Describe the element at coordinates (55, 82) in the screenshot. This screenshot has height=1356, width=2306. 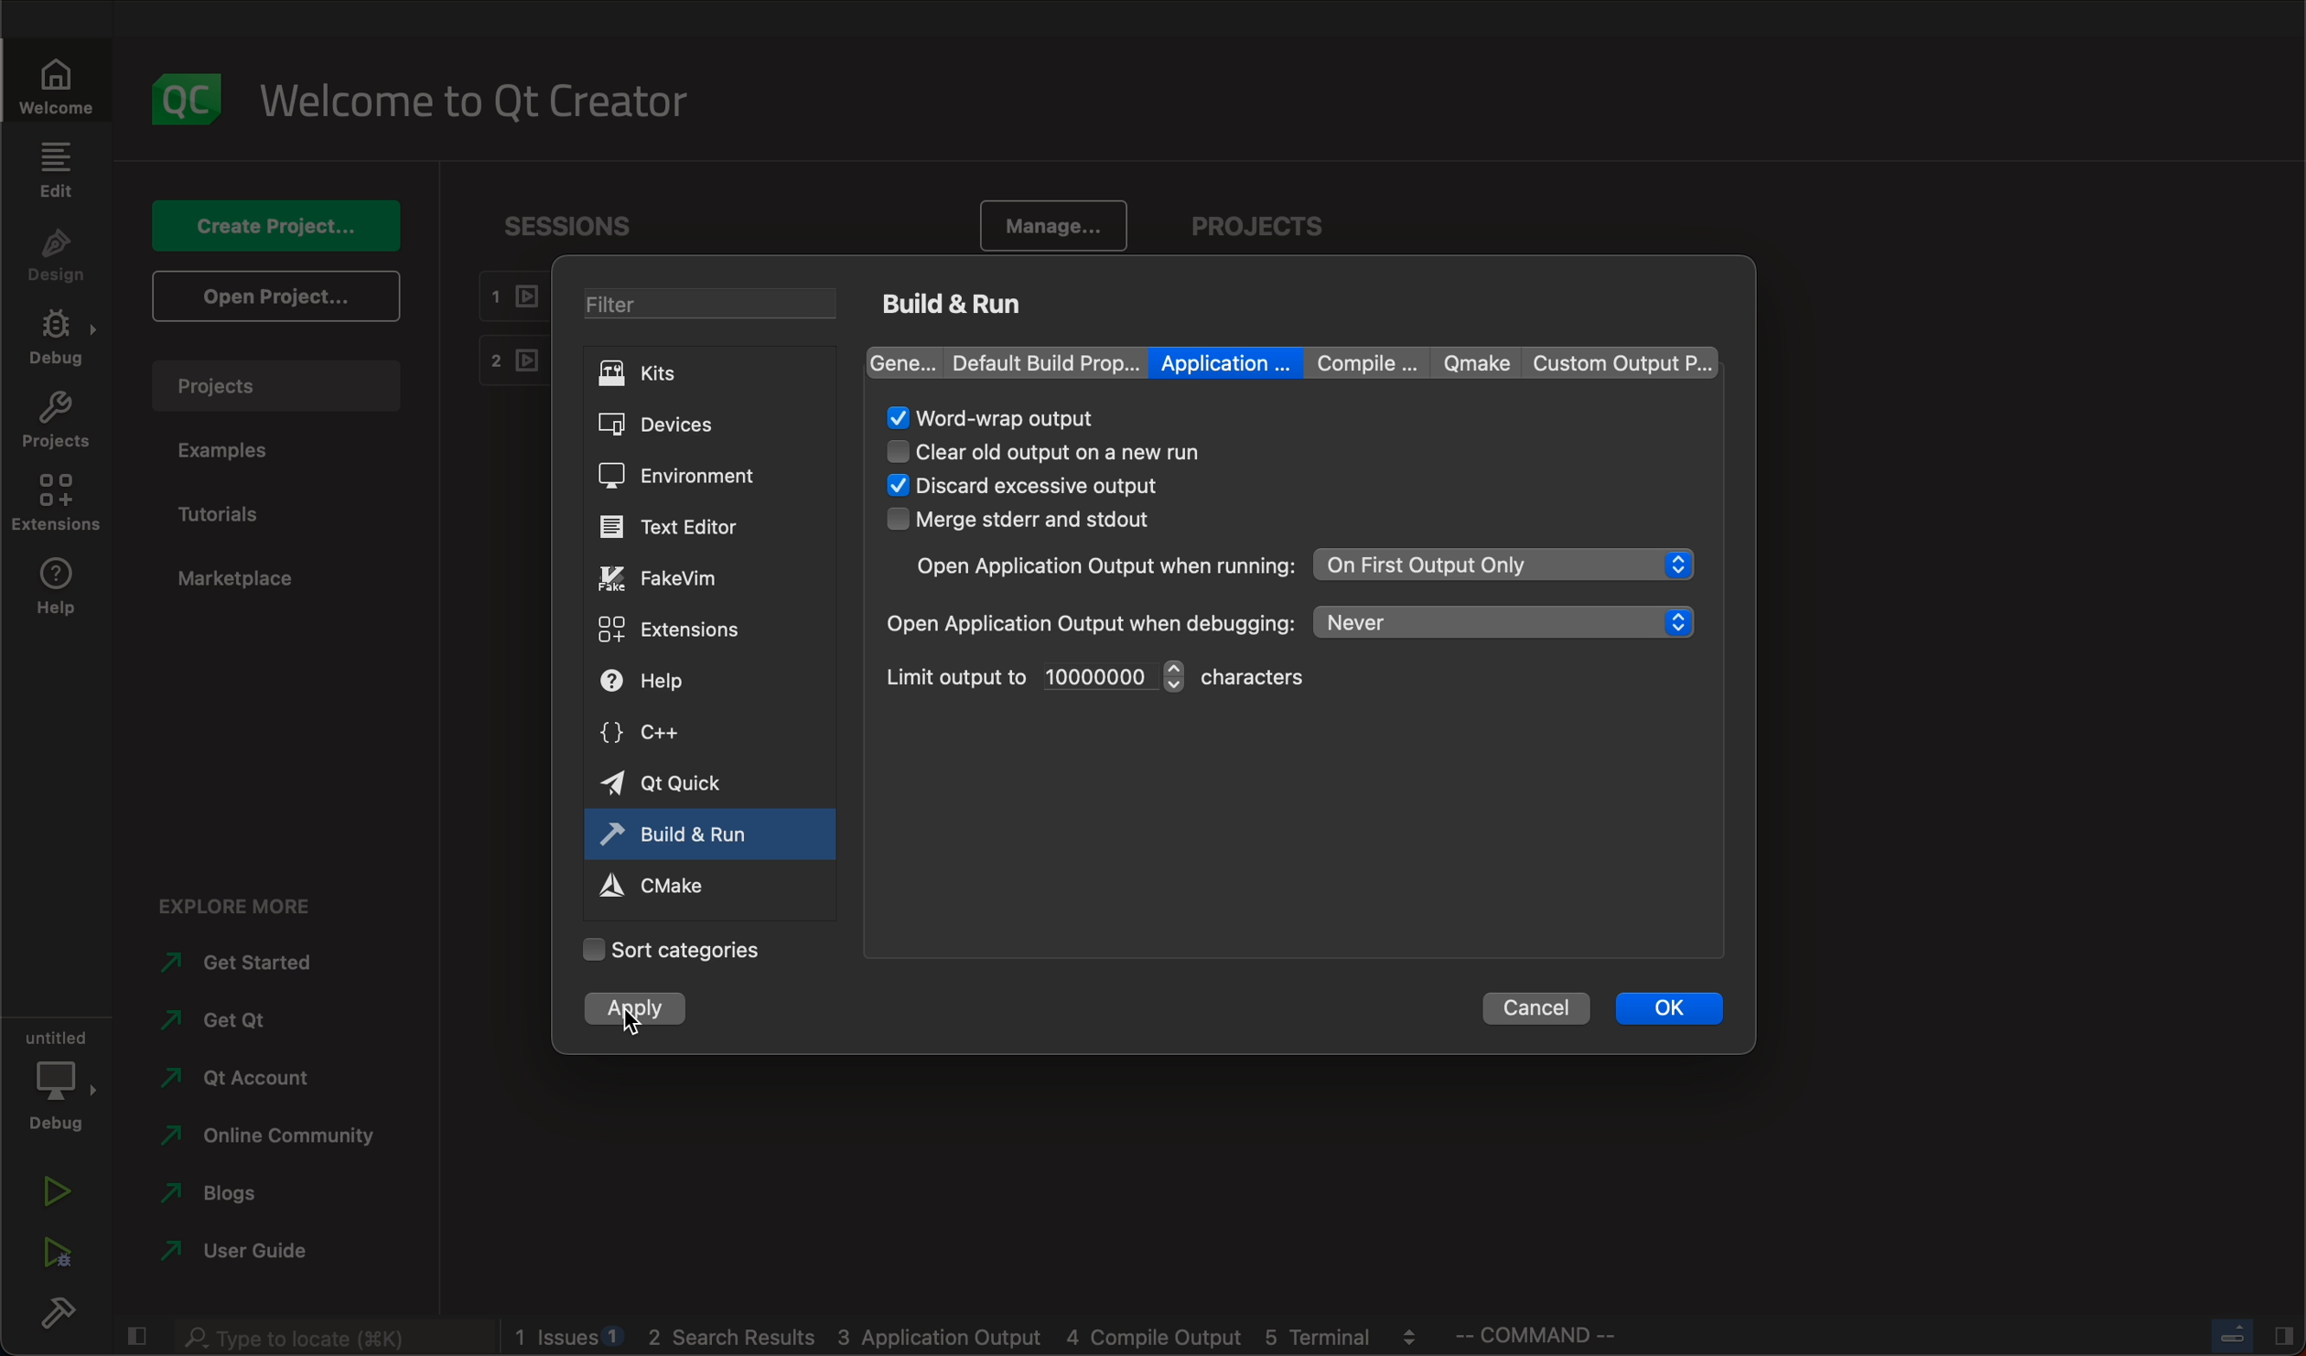
I see `welcome` at that location.